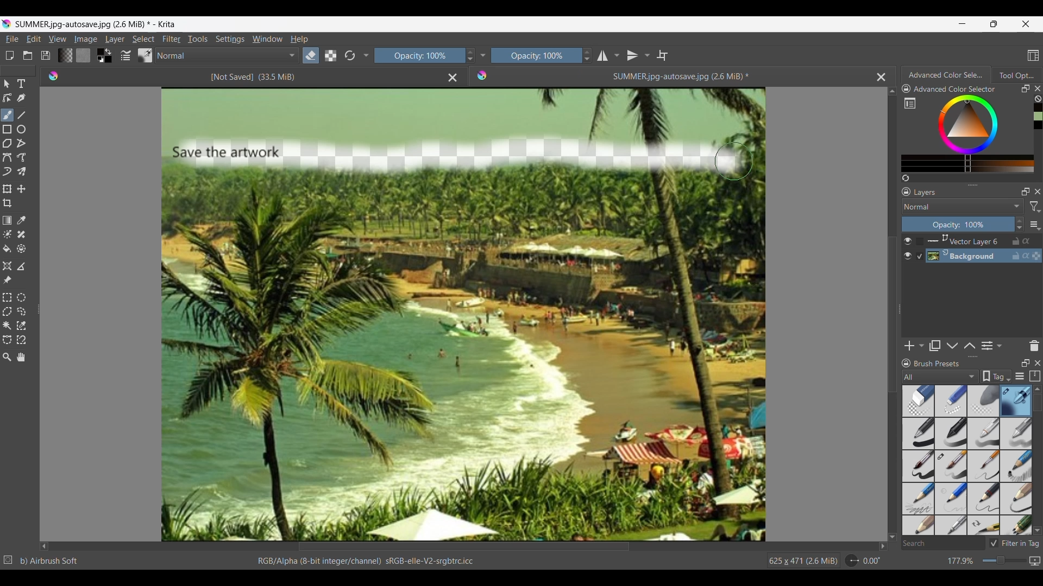  I want to click on Vector layer 6, so click(984, 241).